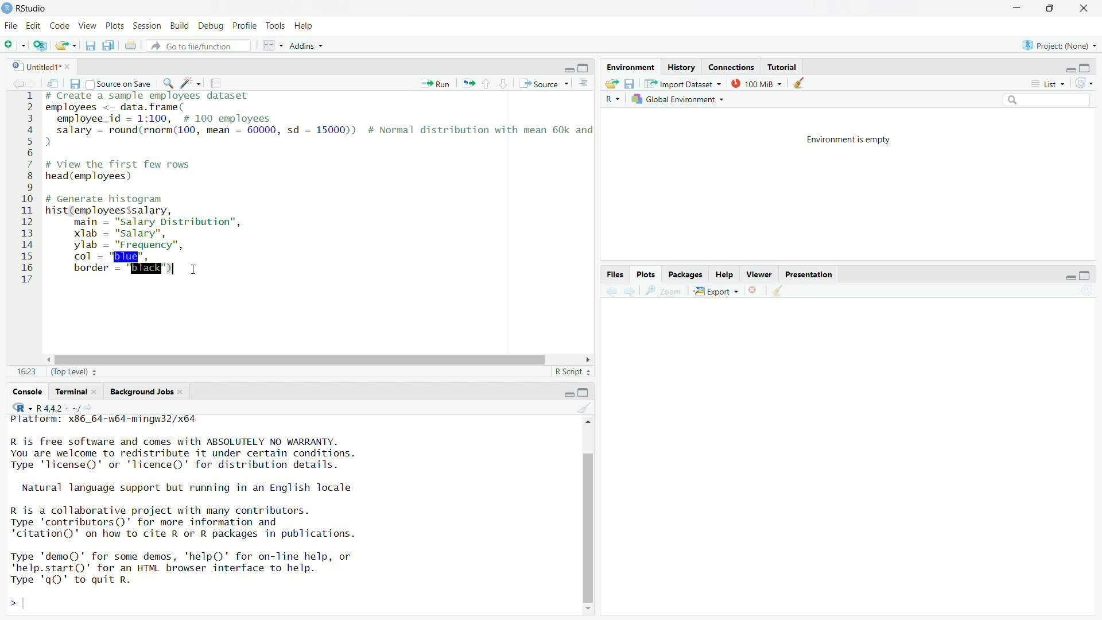 Image resolution: width=1102 pixels, height=620 pixels. What do you see at coordinates (589, 421) in the screenshot?
I see `scroll up` at bounding box center [589, 421].